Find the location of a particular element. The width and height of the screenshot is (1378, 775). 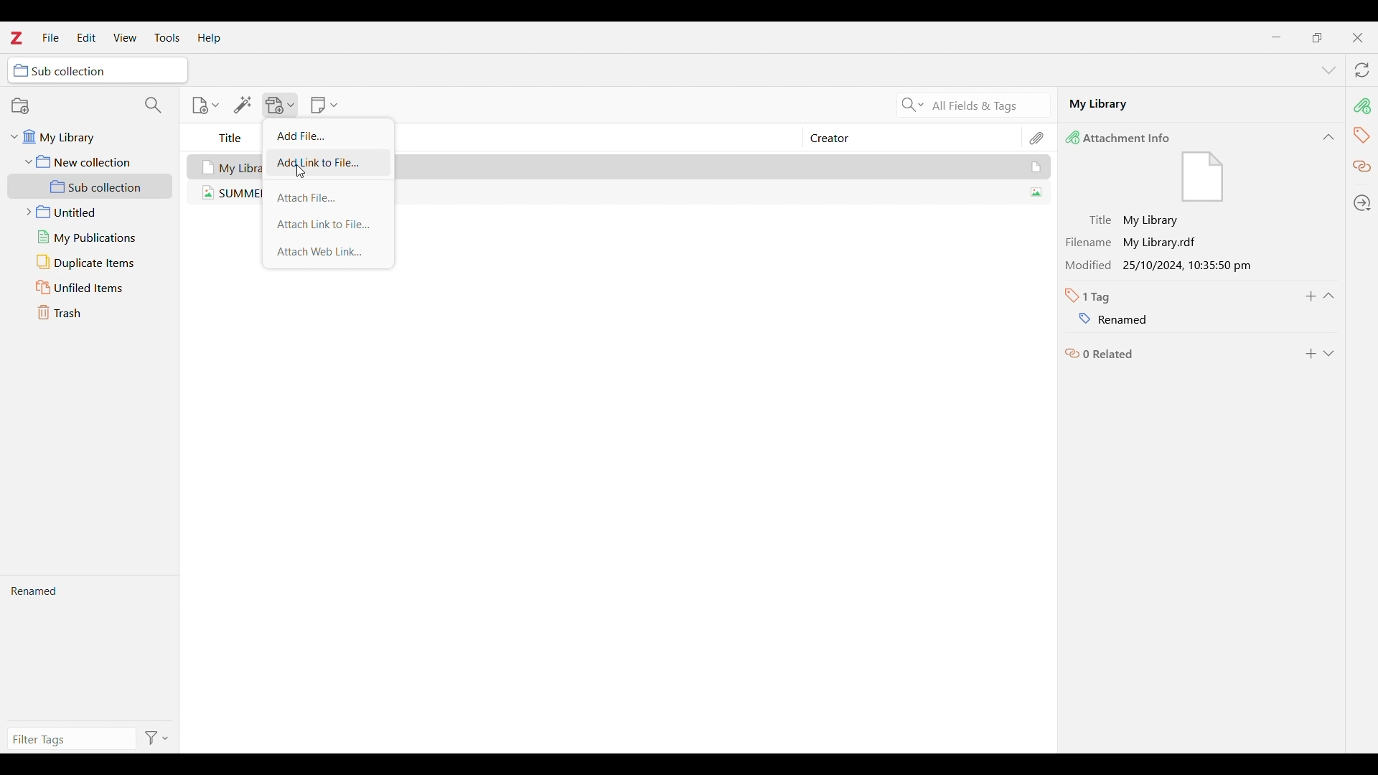

Add link to file is located at coordinates (328, 164).